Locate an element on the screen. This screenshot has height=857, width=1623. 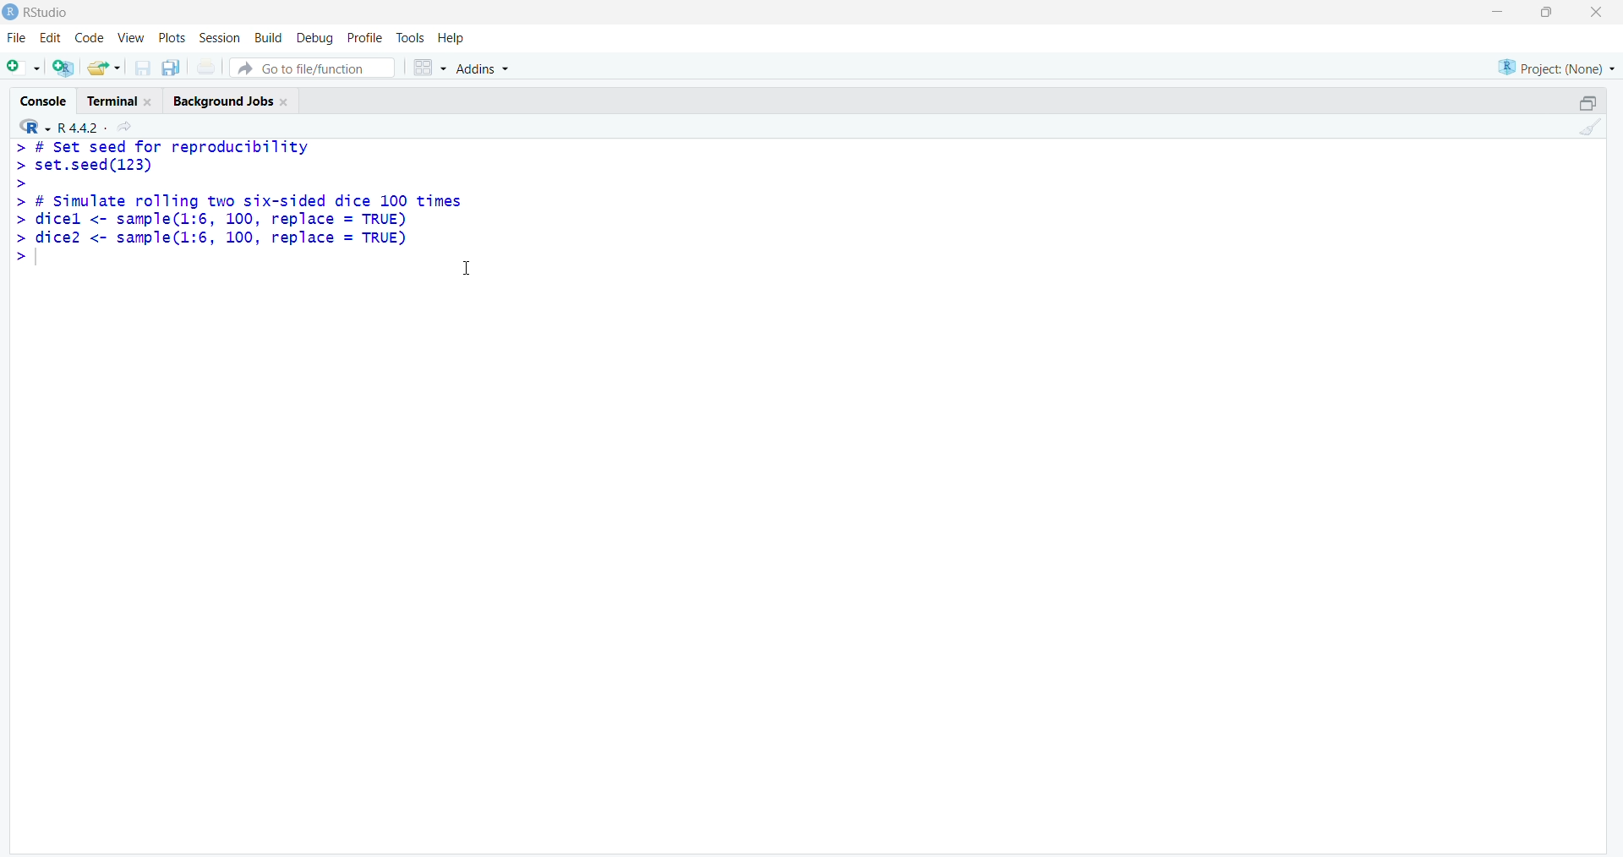
Addins is located at coordinates (484, 68).